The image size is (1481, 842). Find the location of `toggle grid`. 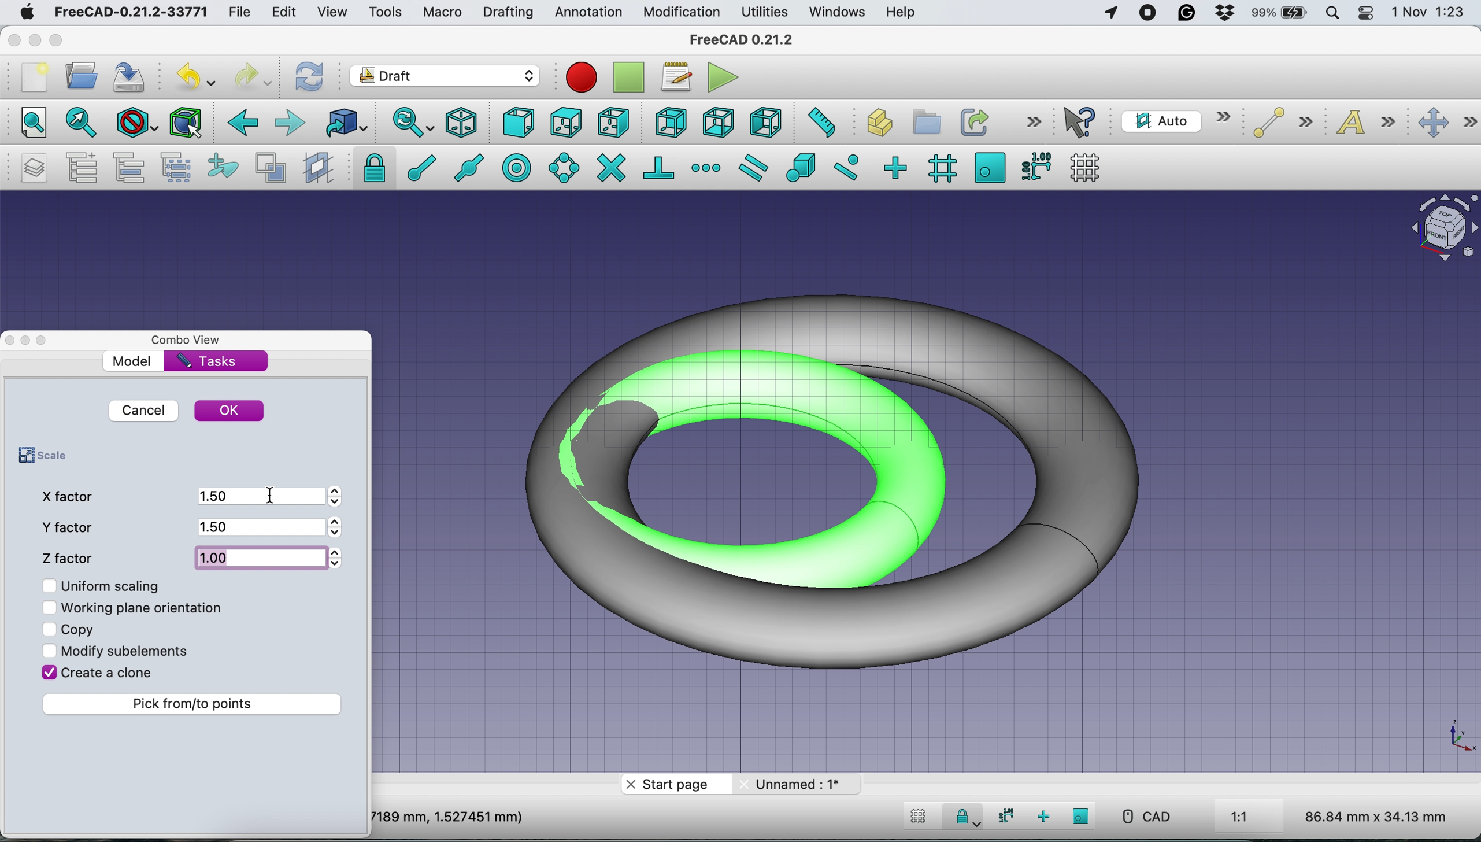

toggle grid is located at coordinates (919, 819).